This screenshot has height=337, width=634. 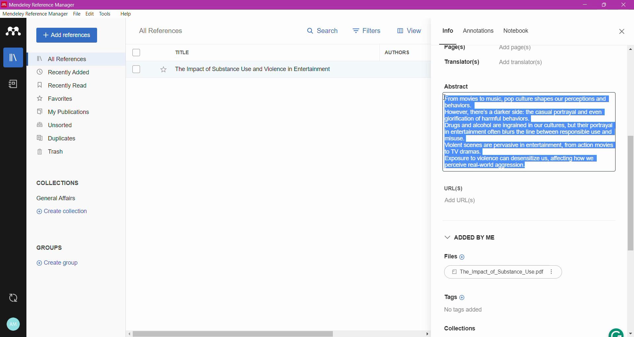 What do you see at coordinates (140, 60) in the screenshot?
I see `Click to select item(s)` at bounding box center [140, 60].